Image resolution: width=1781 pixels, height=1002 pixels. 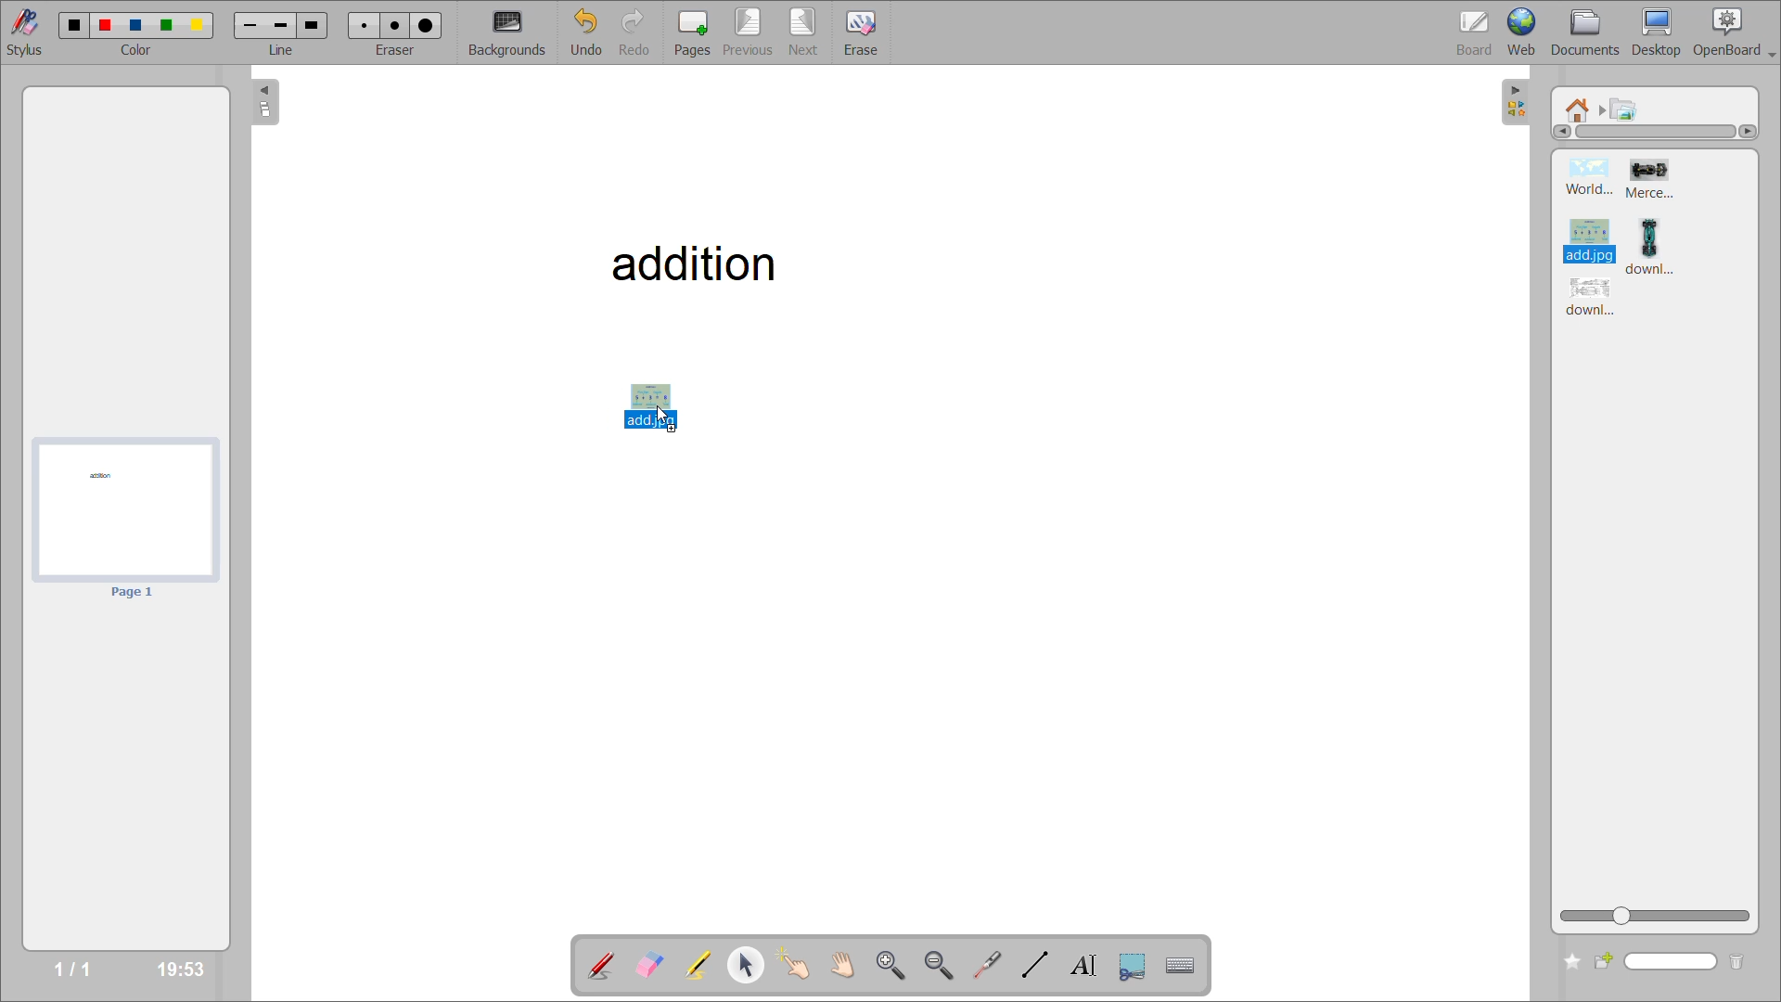 What do you see at coordinates (1740, 963) in the screenshot?
I see `delete` at bounding box center [1740, 963].